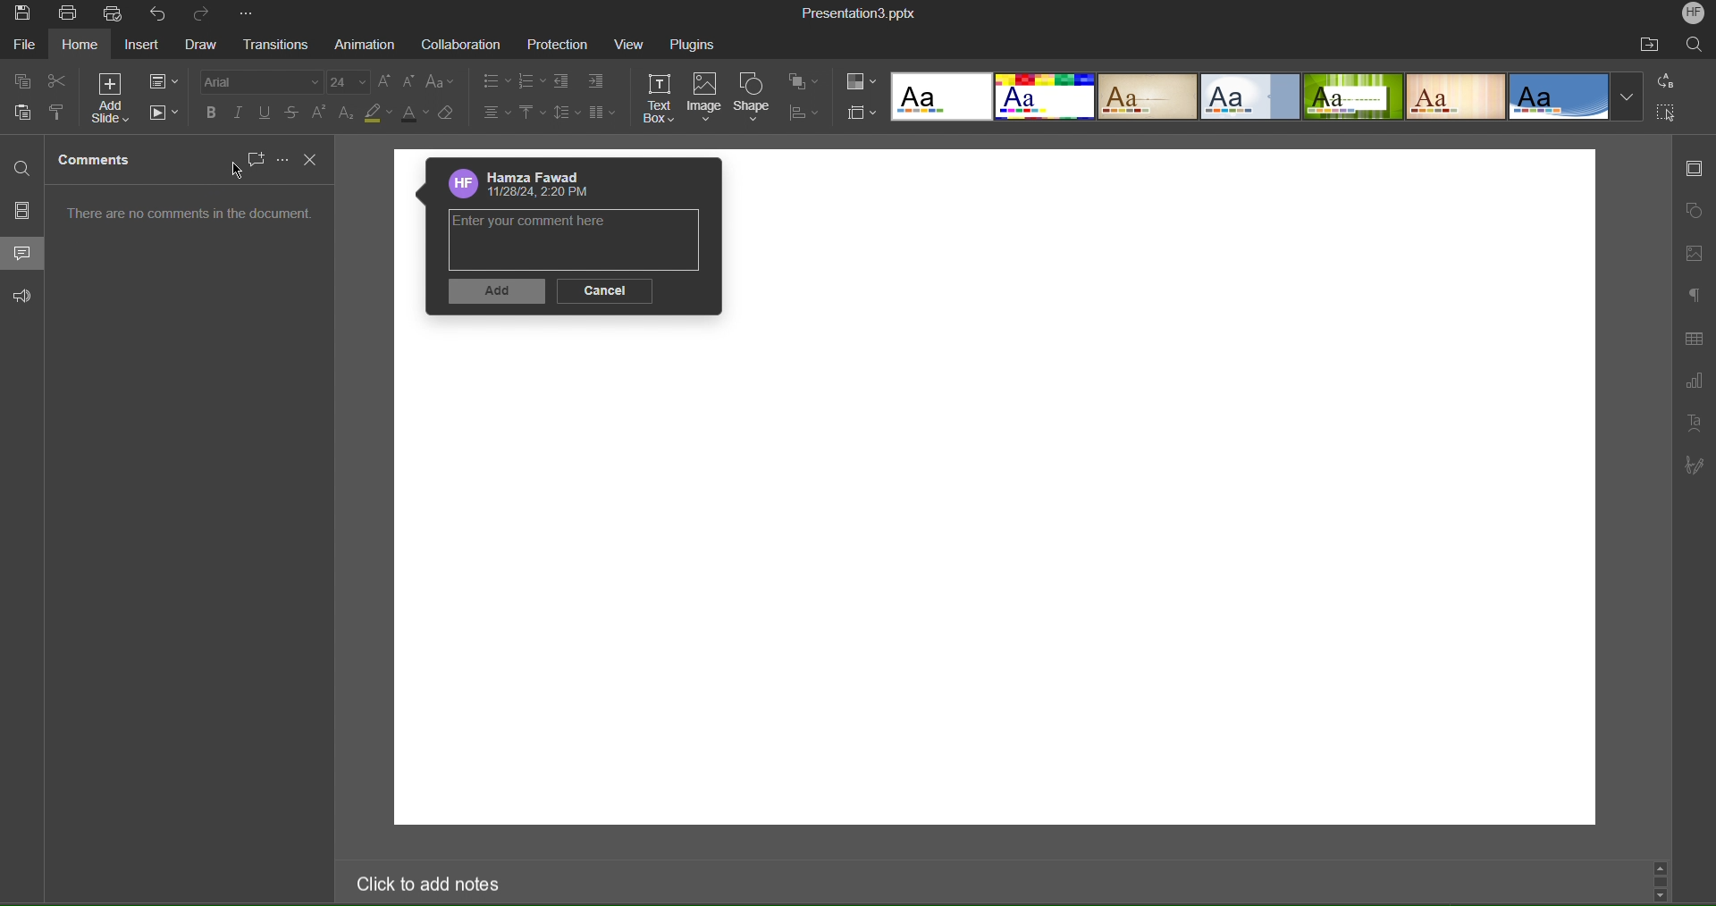 The width and height of the screenshot is (1716, 906). I want to click on Text Case Settings, so click(439, 85).